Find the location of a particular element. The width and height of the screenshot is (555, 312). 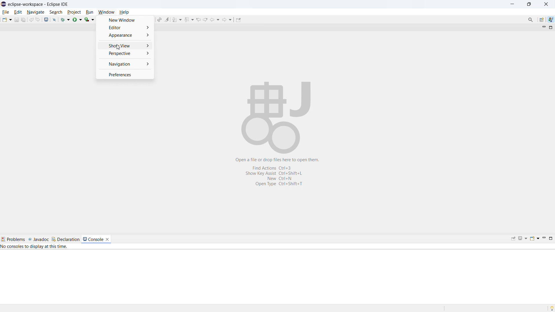

open console is located at coordinates (46, 19).